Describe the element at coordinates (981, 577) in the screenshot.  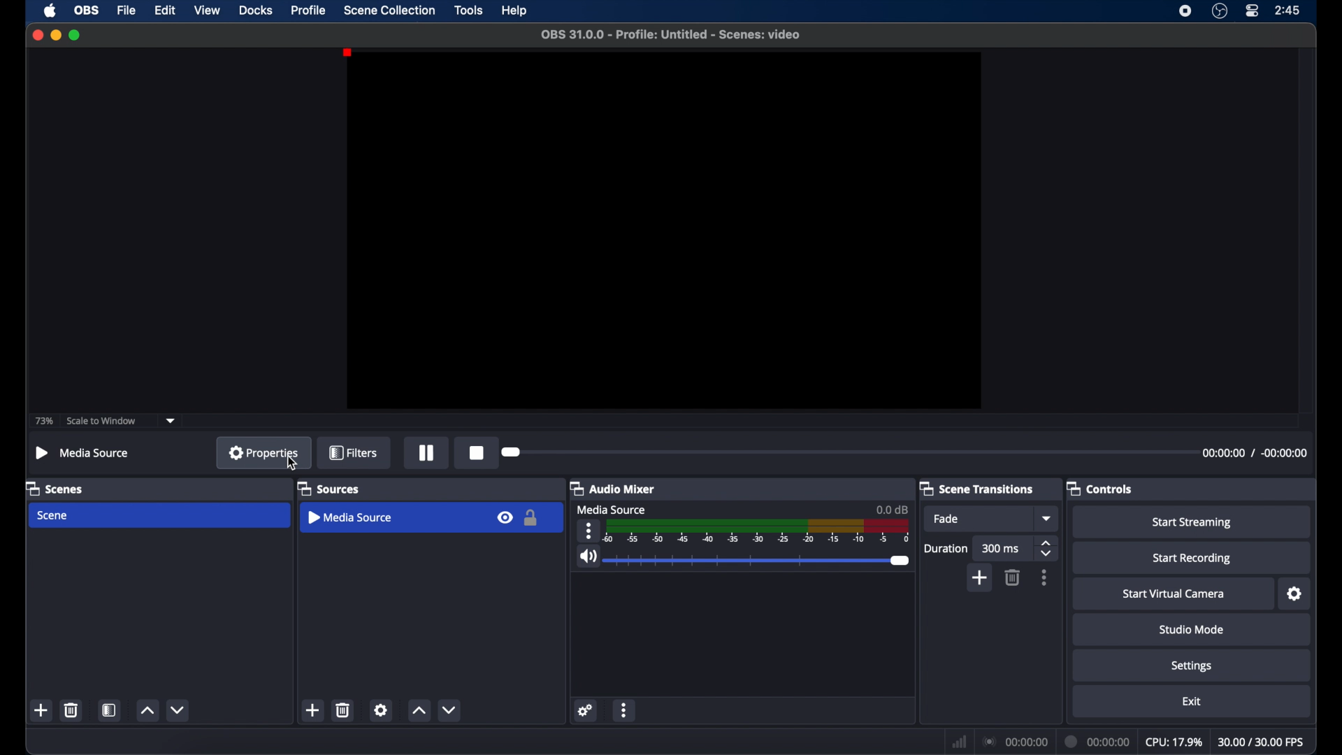
I see `add` at that location.